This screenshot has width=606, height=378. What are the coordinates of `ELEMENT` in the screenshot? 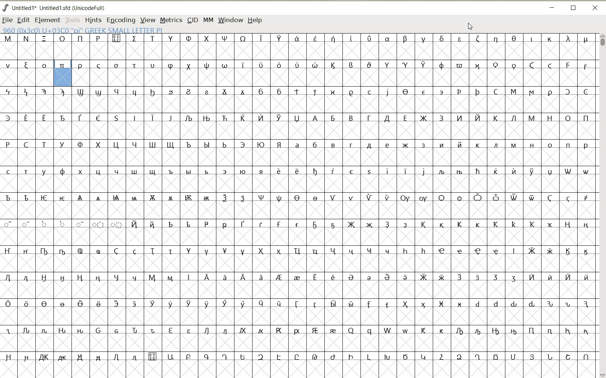 It's located at (47, 20).